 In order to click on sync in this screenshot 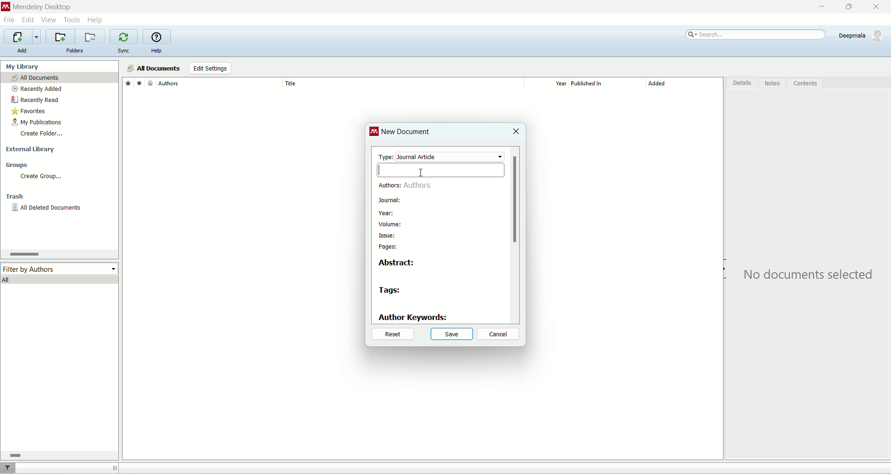, I will do `click(125, 51)`.